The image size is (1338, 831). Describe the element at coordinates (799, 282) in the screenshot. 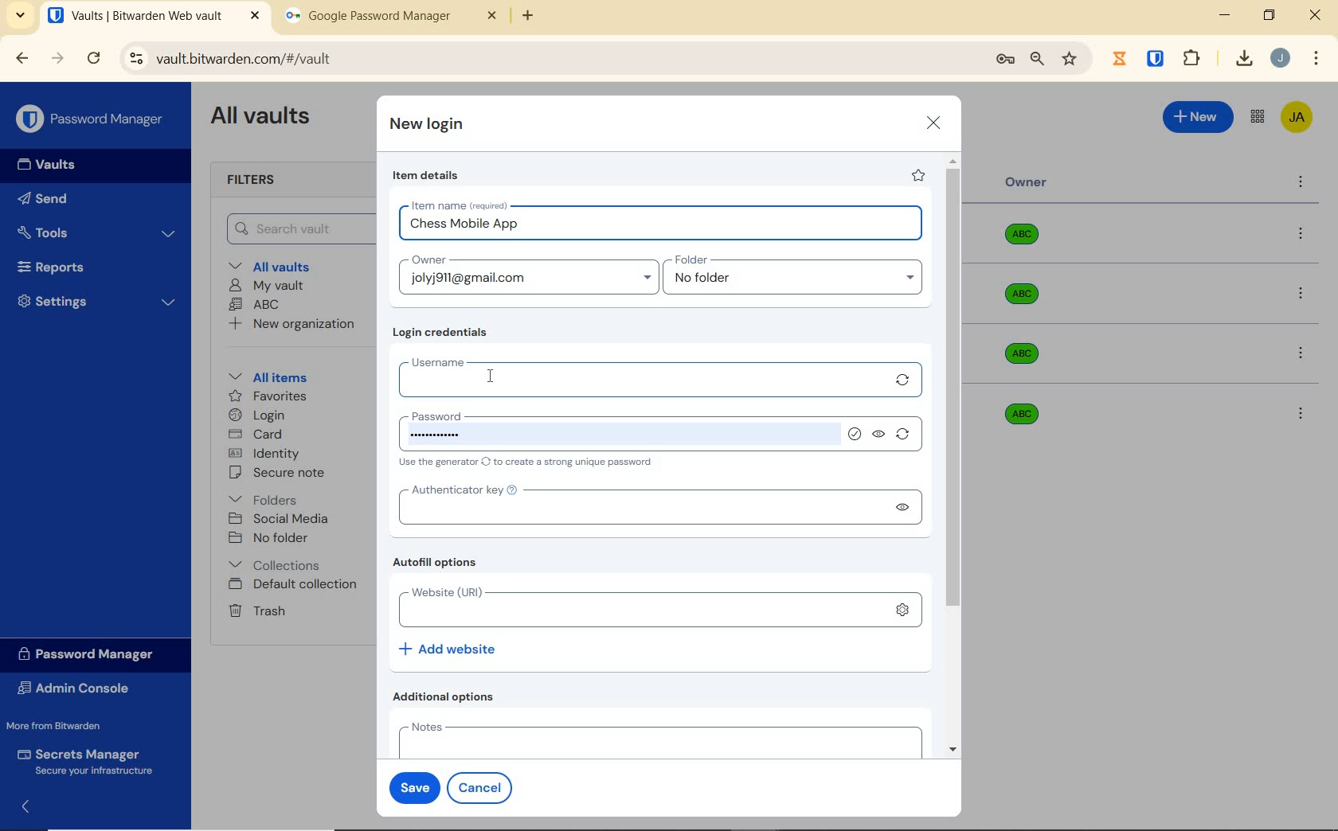

I see `no folder` at that location.